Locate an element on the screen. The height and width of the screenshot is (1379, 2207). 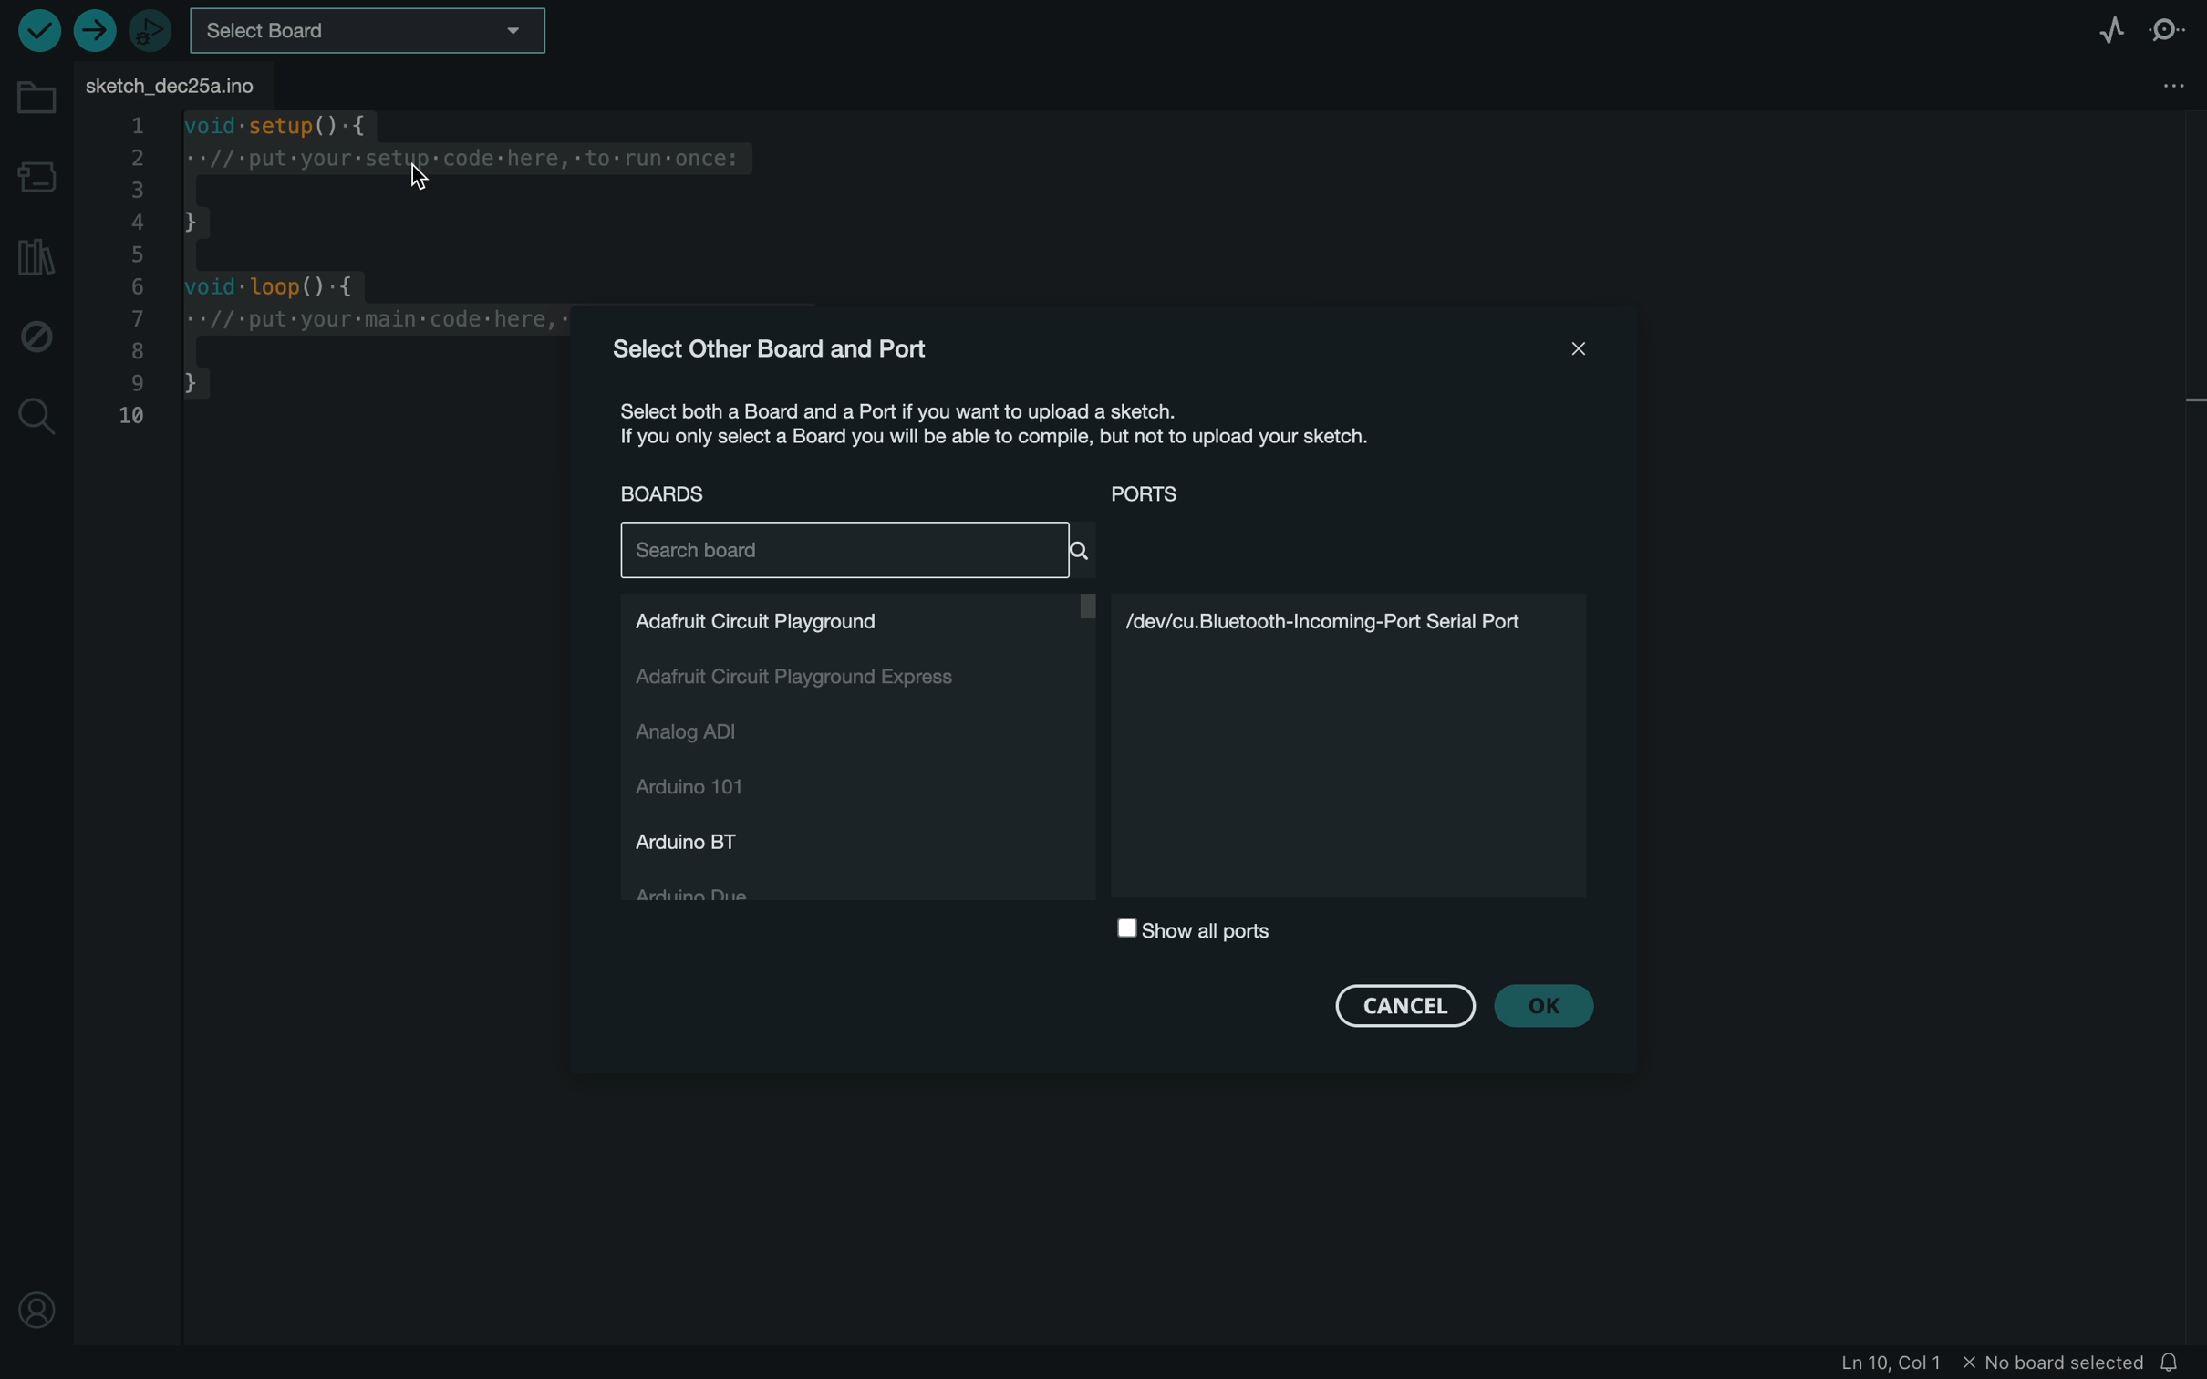
Boards is located at coordinates (673, 493).